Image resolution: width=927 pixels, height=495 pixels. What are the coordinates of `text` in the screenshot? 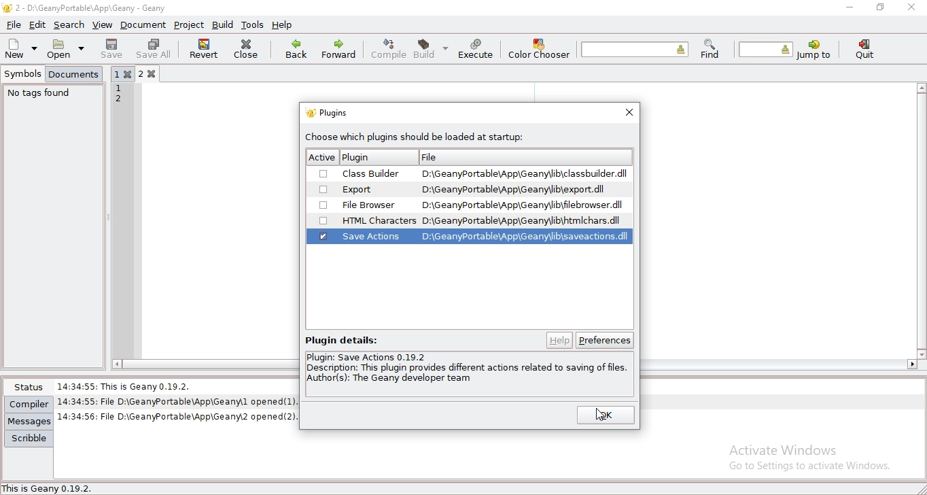 It's located at (340, 339).